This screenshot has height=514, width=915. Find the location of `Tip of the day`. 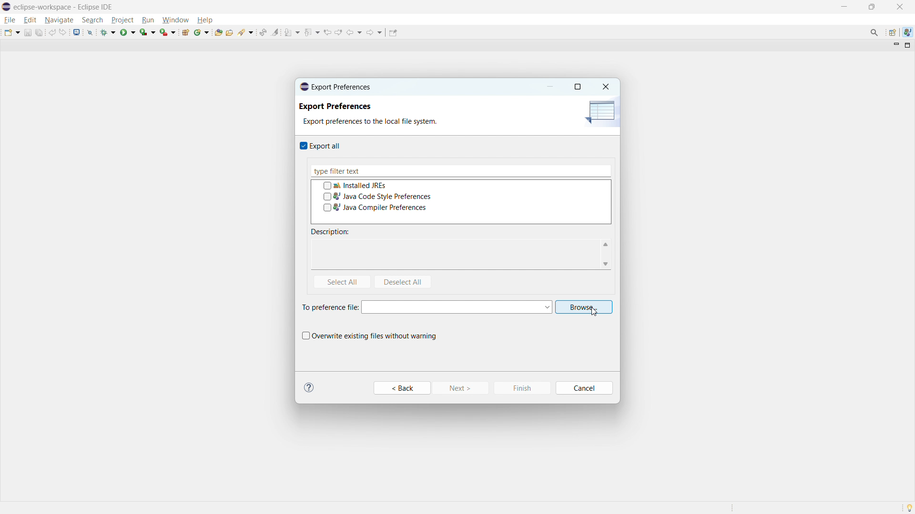

Tip of the day is located at coordinates (907, 507).